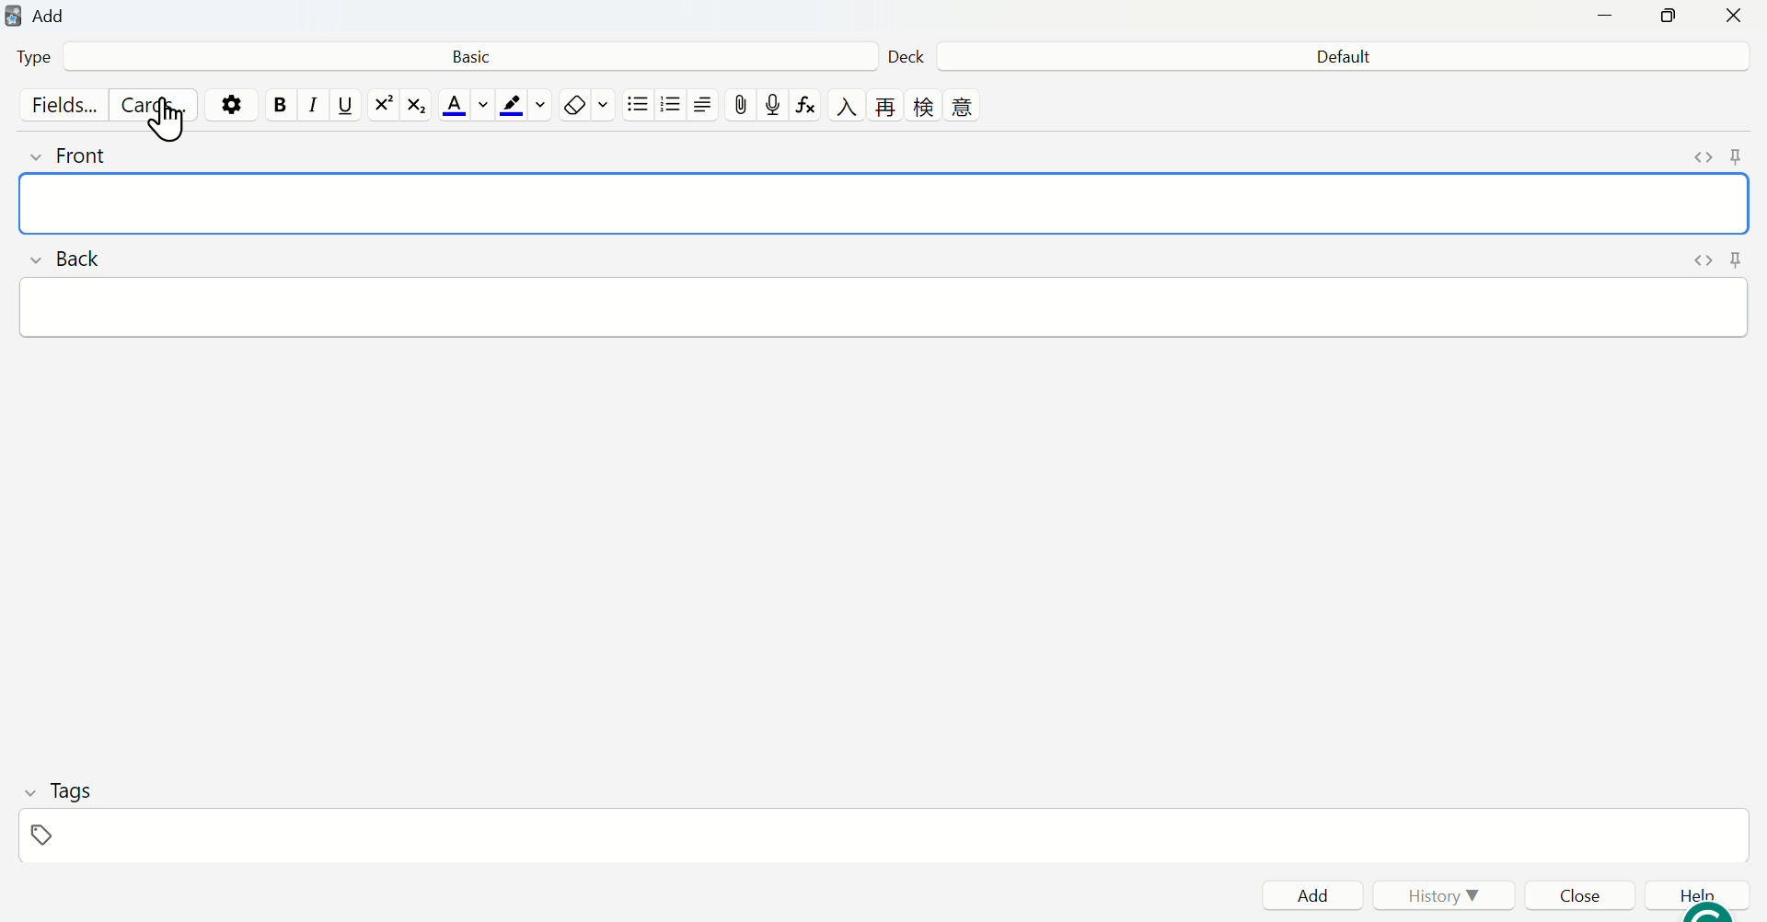 This screenshot has height=922, width=1767. I want to click on Maximize, so click(1664, 17).